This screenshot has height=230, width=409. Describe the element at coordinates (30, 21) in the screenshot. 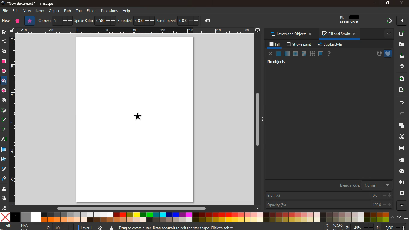

I see `star` at that location.